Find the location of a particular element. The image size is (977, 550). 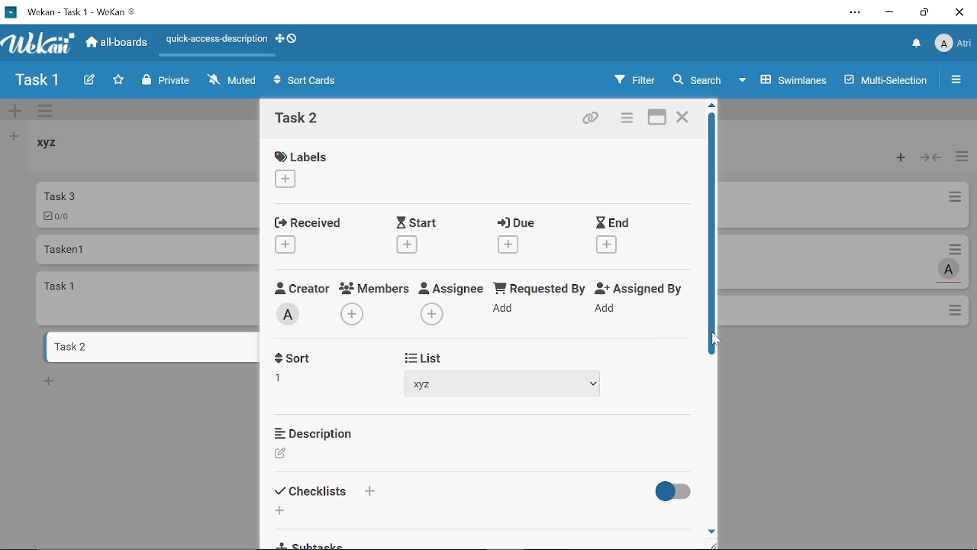

Swimlanes is located at coordinates (785, 79).